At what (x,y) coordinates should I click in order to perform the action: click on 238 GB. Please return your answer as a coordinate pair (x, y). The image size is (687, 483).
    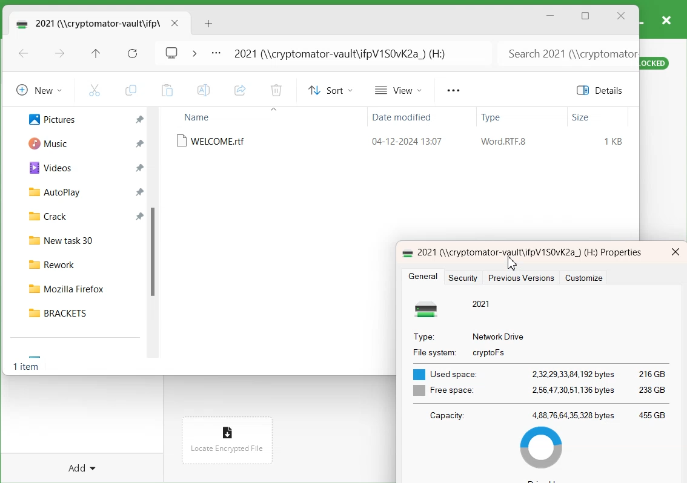
    Looking at the image, I should click on (654, 388).